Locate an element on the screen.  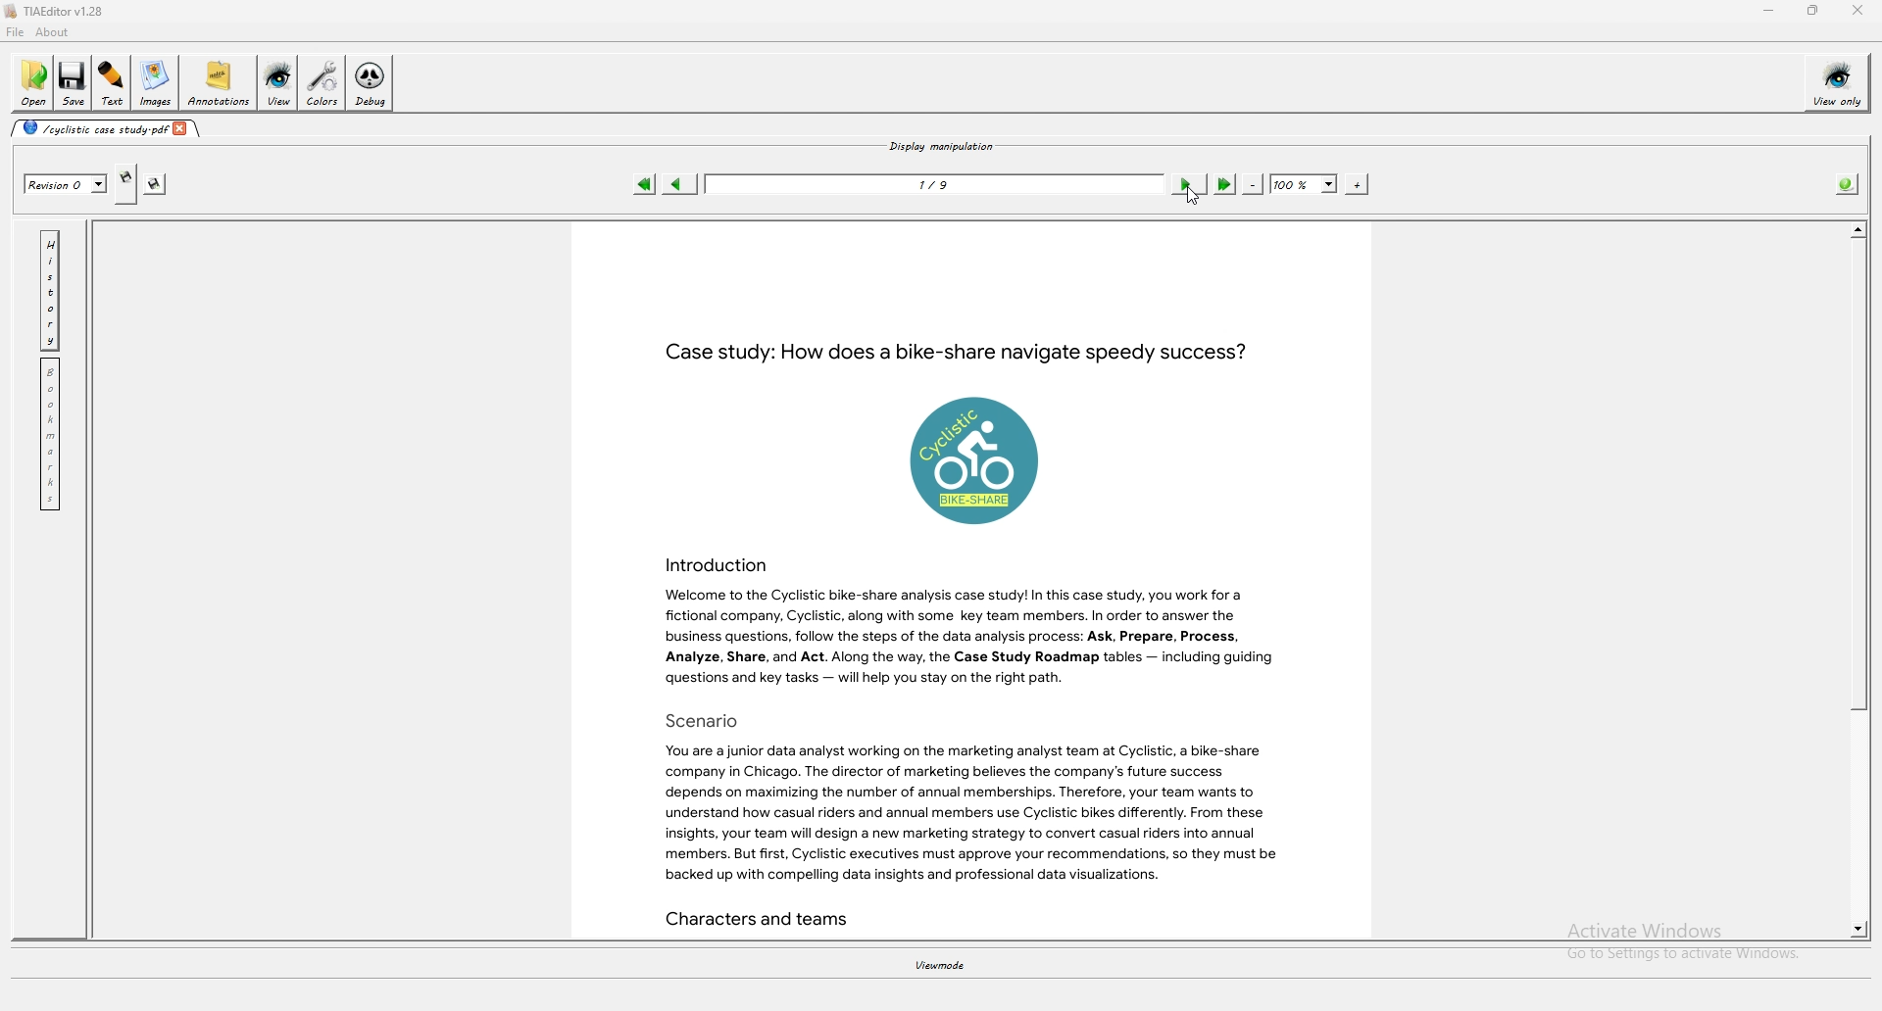
text is located at coordinates (113, 82).